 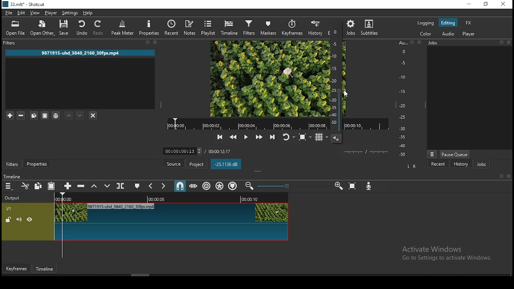 I want to click on peak meter, so click(x=123, y=28).